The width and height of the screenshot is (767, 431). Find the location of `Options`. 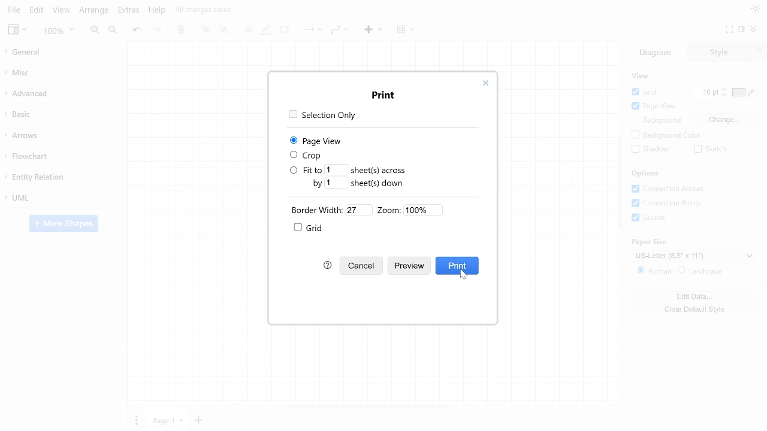

Options is located at coordinates (647, 174).